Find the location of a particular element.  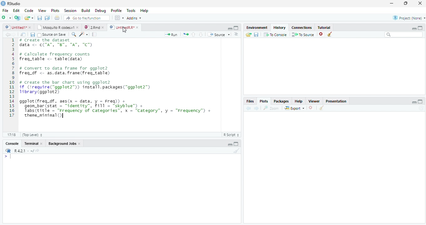

Workspace panes is located at coordinates (118, 18).